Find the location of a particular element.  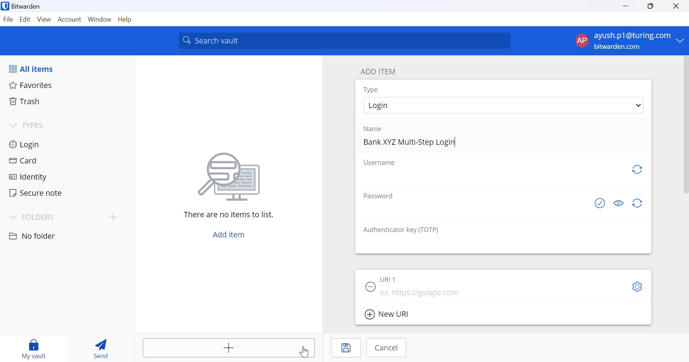

All items is located at coordinates (33, 68).